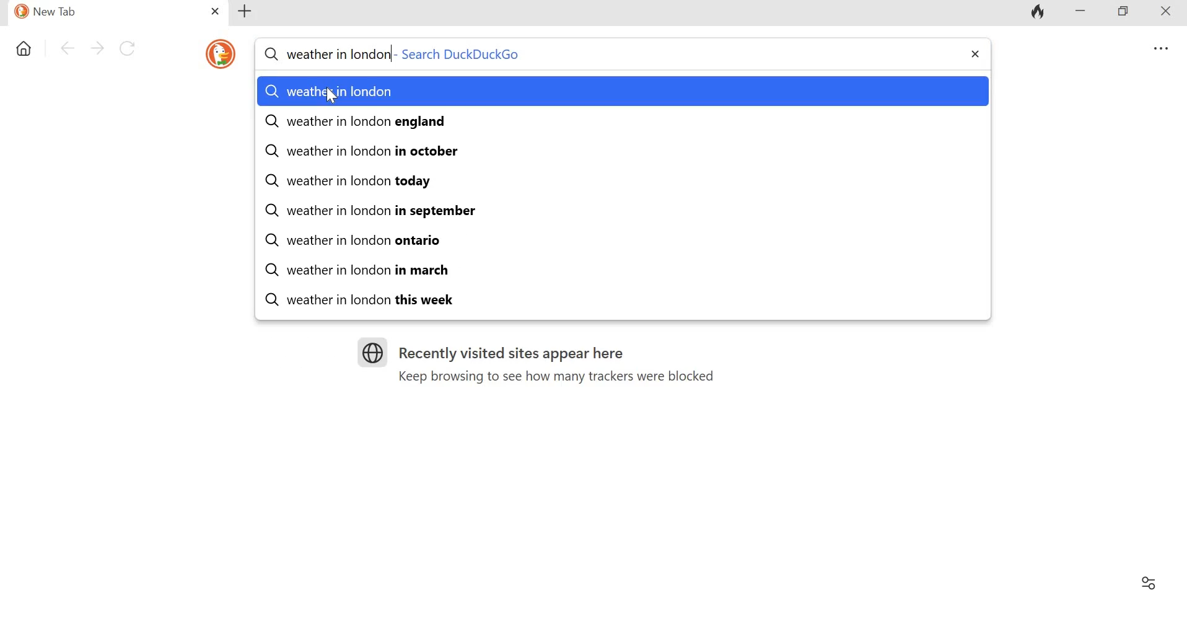  Describe the element at coordinates (681, 54) in the screenshot. I see `Search DuckDuckGo` at that location.